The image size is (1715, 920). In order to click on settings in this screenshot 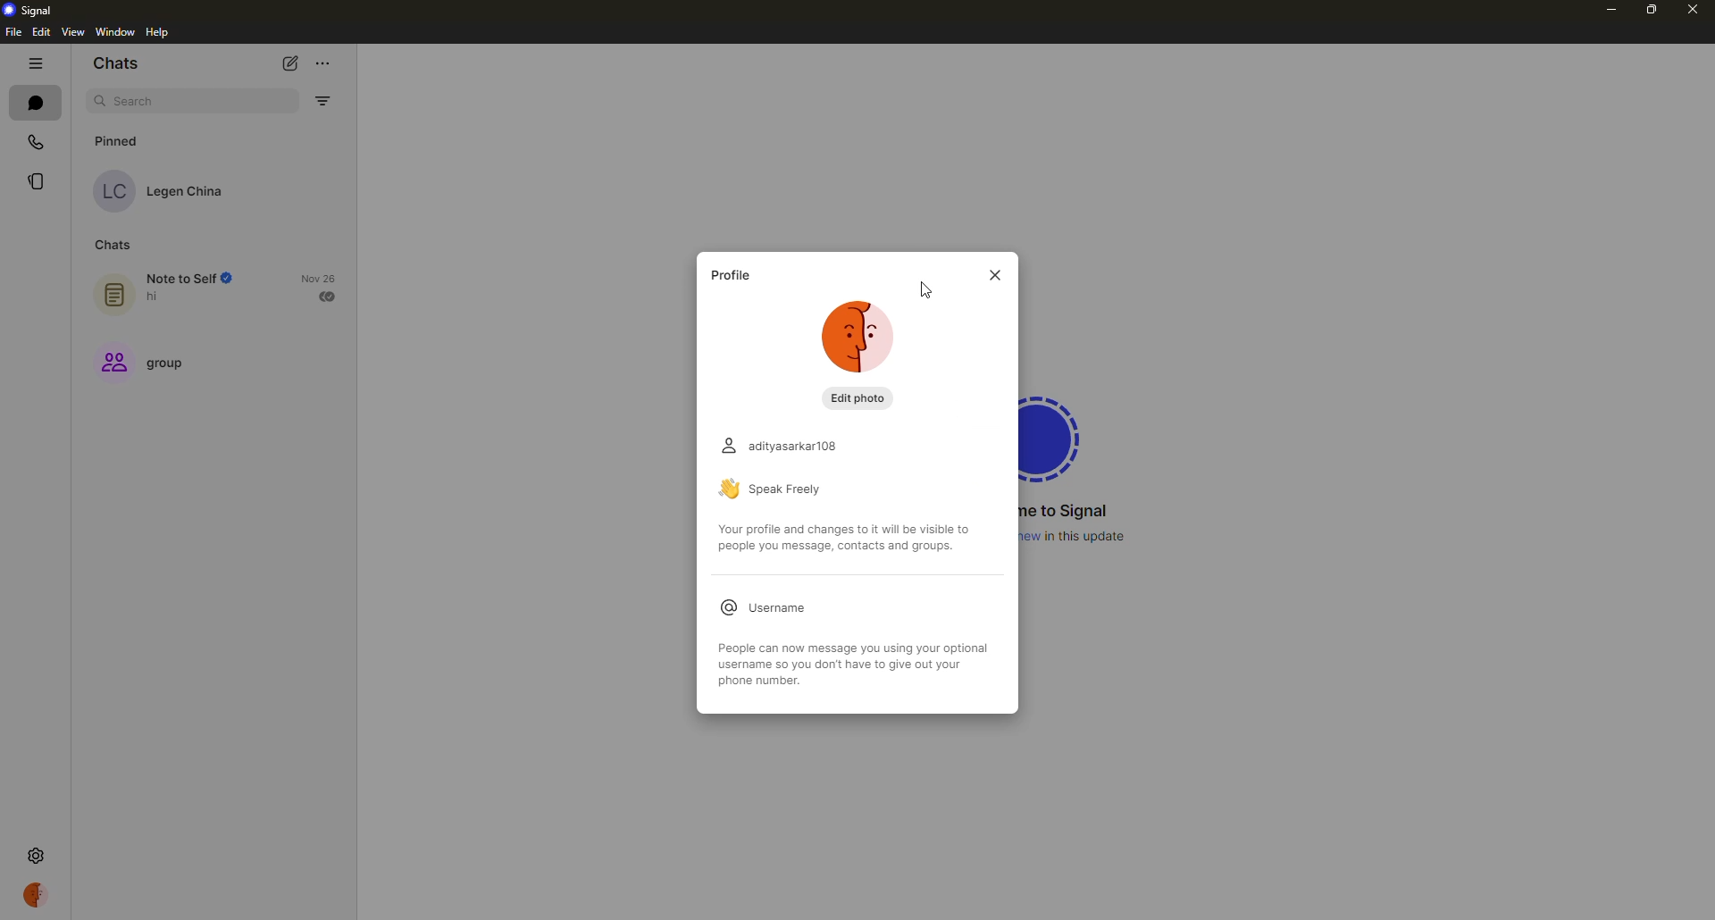, I will do `click(36, 854)`.